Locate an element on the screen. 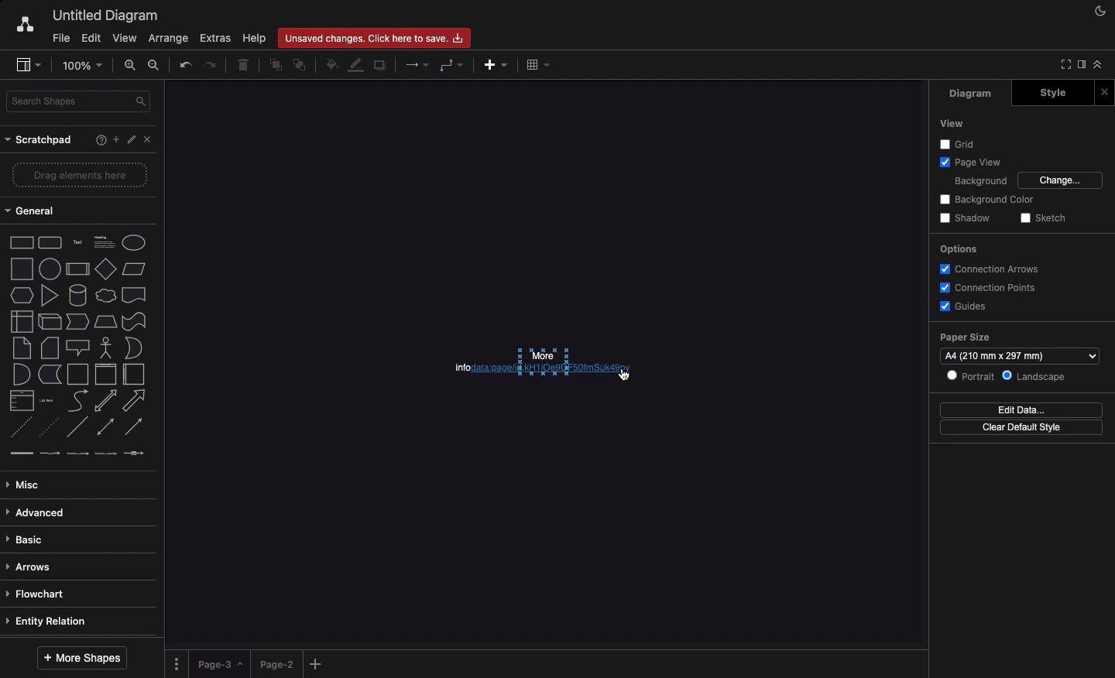  container is located at coordinates (77, 375).